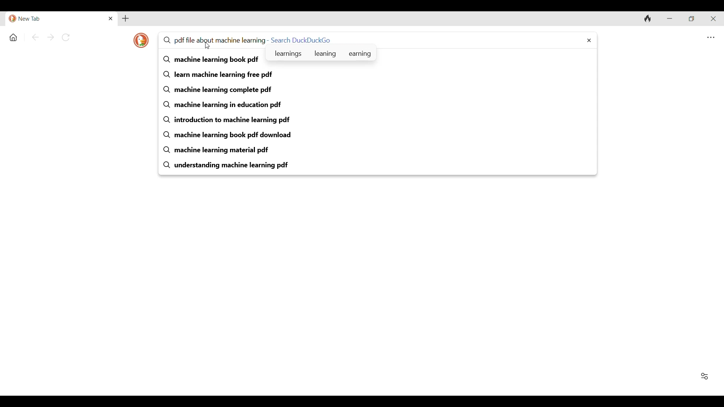 This screenshot has height=407, width=724. What do you see at coordinates (379, 105) in the screenshot?
I see `machine learning in education pdf` at bounding box center [379, 105].